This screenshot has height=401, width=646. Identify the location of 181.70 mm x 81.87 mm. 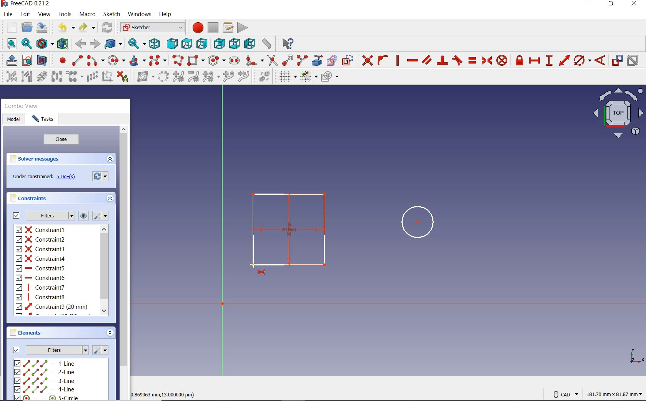
(615, 395).